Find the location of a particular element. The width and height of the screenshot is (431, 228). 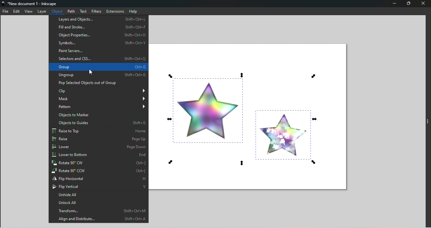

Pop selected objects out of group is located at coordinates (97, 83).